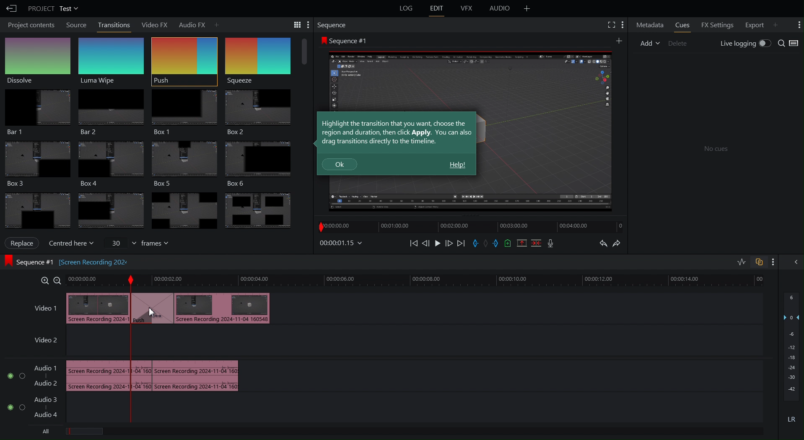 Image resolution: width=804 pixels, height=440 pixels. Describe the element at coordinates (256, 61) in the screenshot. I see `Squeeze` at that location.